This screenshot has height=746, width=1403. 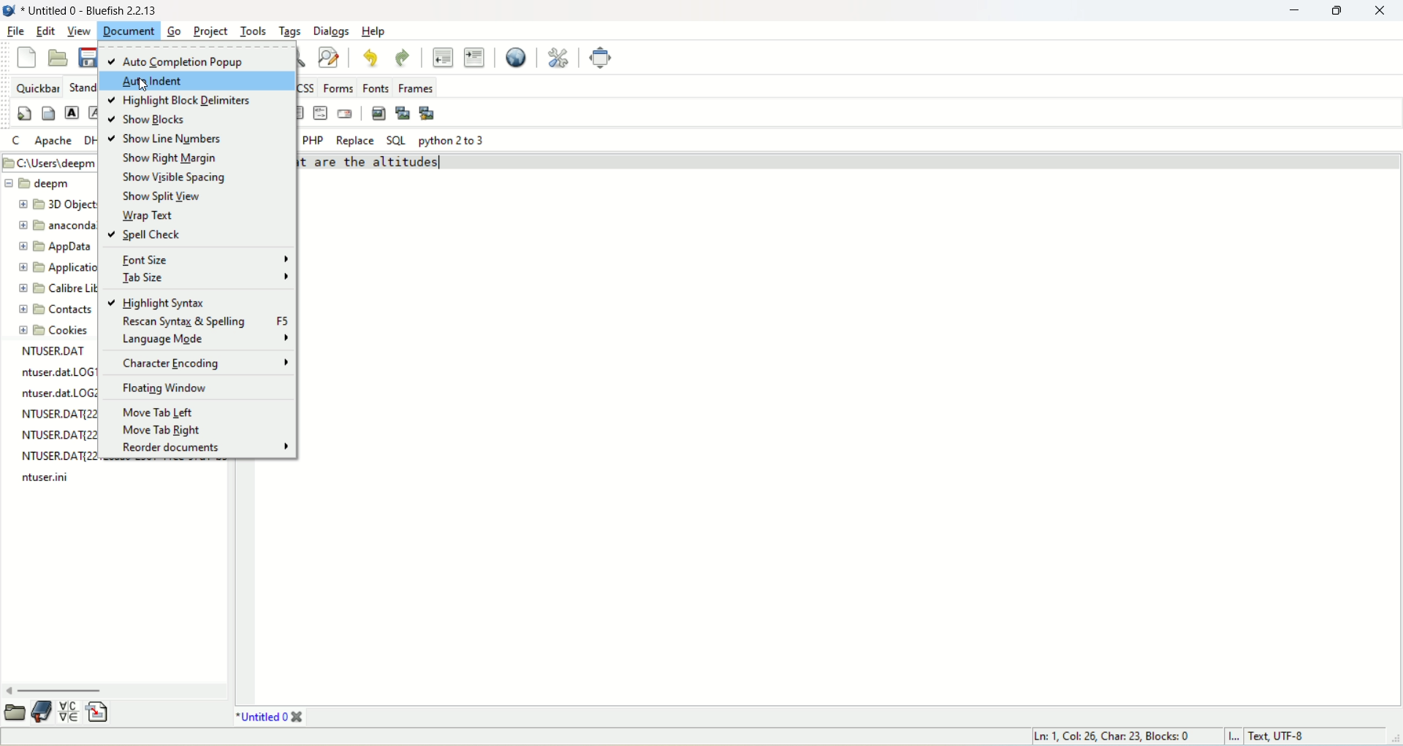 I want to click on rescan syntax and spelling, so click(x=204, y=322).